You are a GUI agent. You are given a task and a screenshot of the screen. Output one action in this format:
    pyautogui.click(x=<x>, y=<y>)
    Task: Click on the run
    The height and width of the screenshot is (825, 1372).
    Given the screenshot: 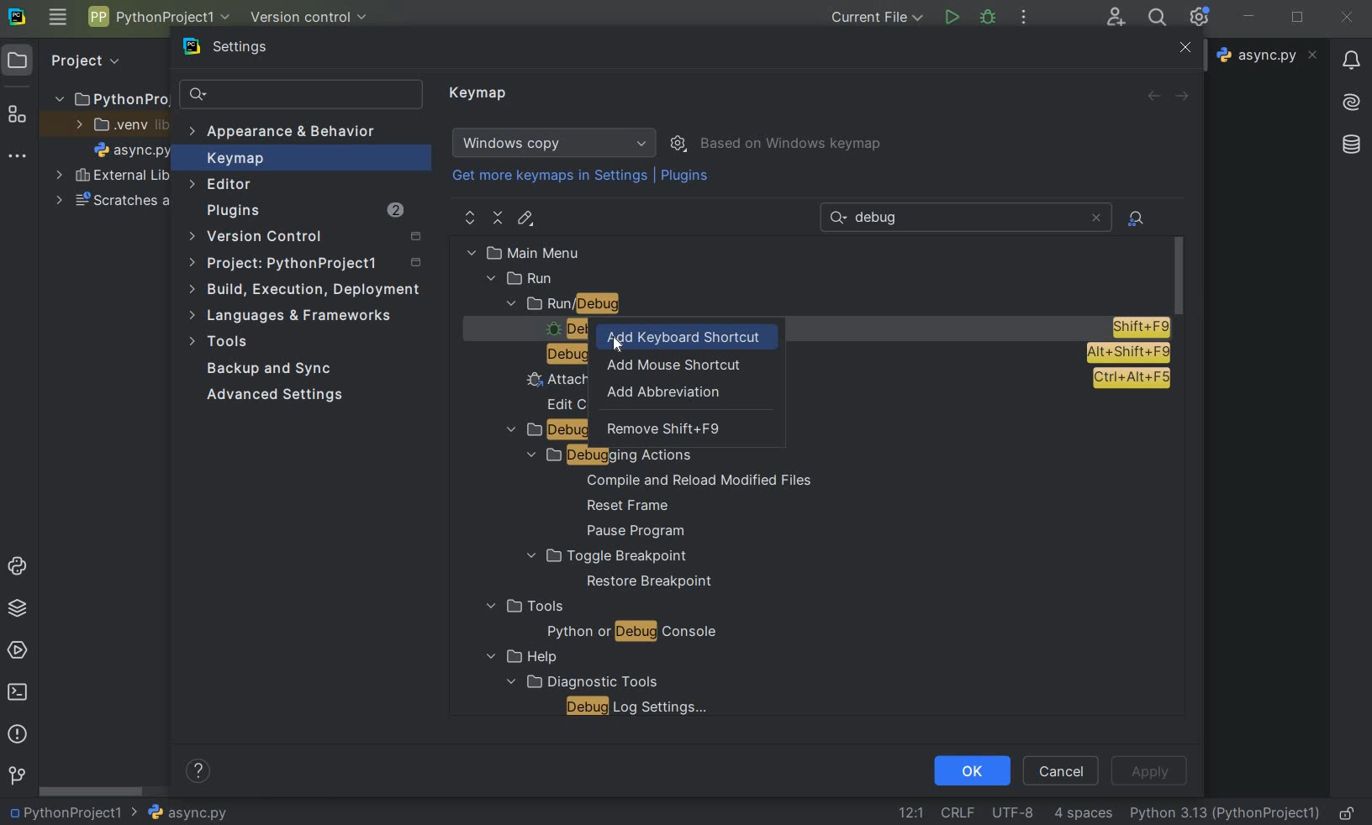 What is the action you would take?
    pyautogui.click(x=522, y=279)
    